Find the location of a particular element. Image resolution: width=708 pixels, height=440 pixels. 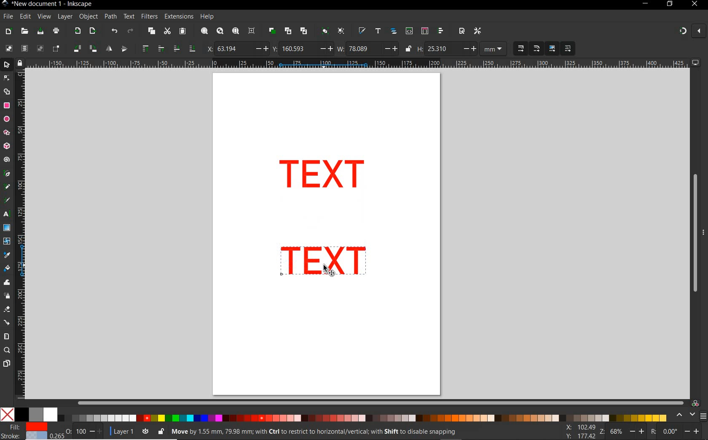

zoom drawing is located at coordinates (220, 32).